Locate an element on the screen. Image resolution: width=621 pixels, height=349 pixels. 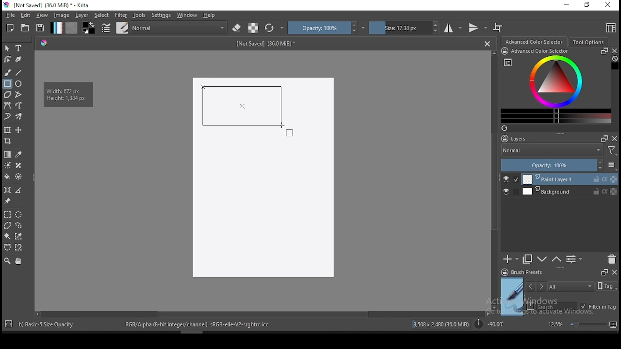
tools is located at coordinates (139, 15).